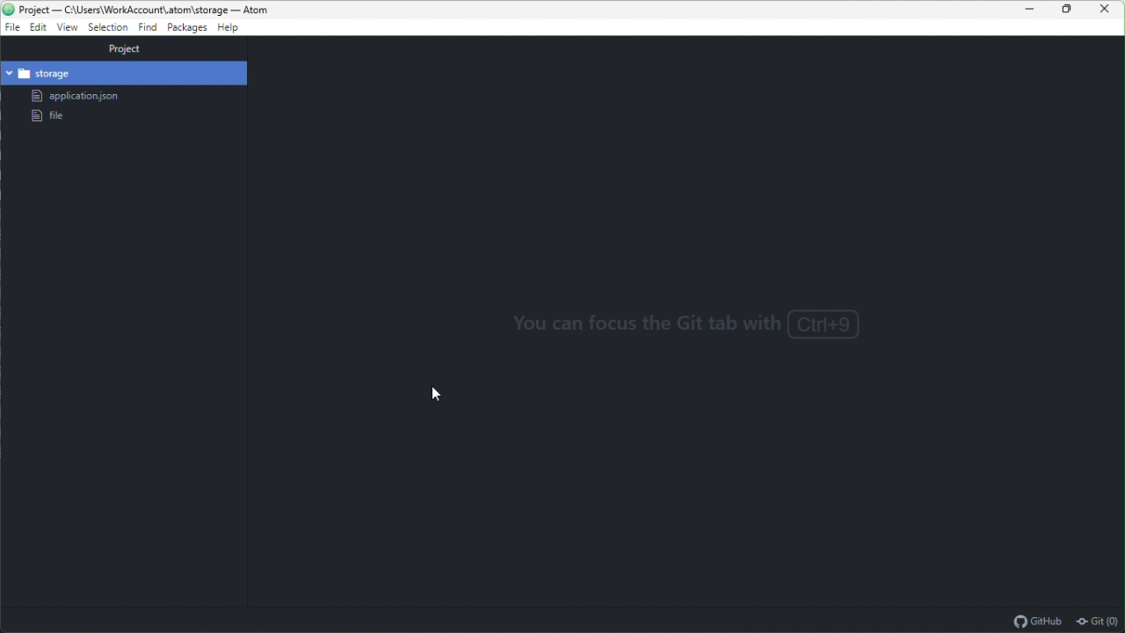 The image size is (1125, 633). Describe the element at coordinates (123, 48) in the screenshot. I see `Project` at that location.